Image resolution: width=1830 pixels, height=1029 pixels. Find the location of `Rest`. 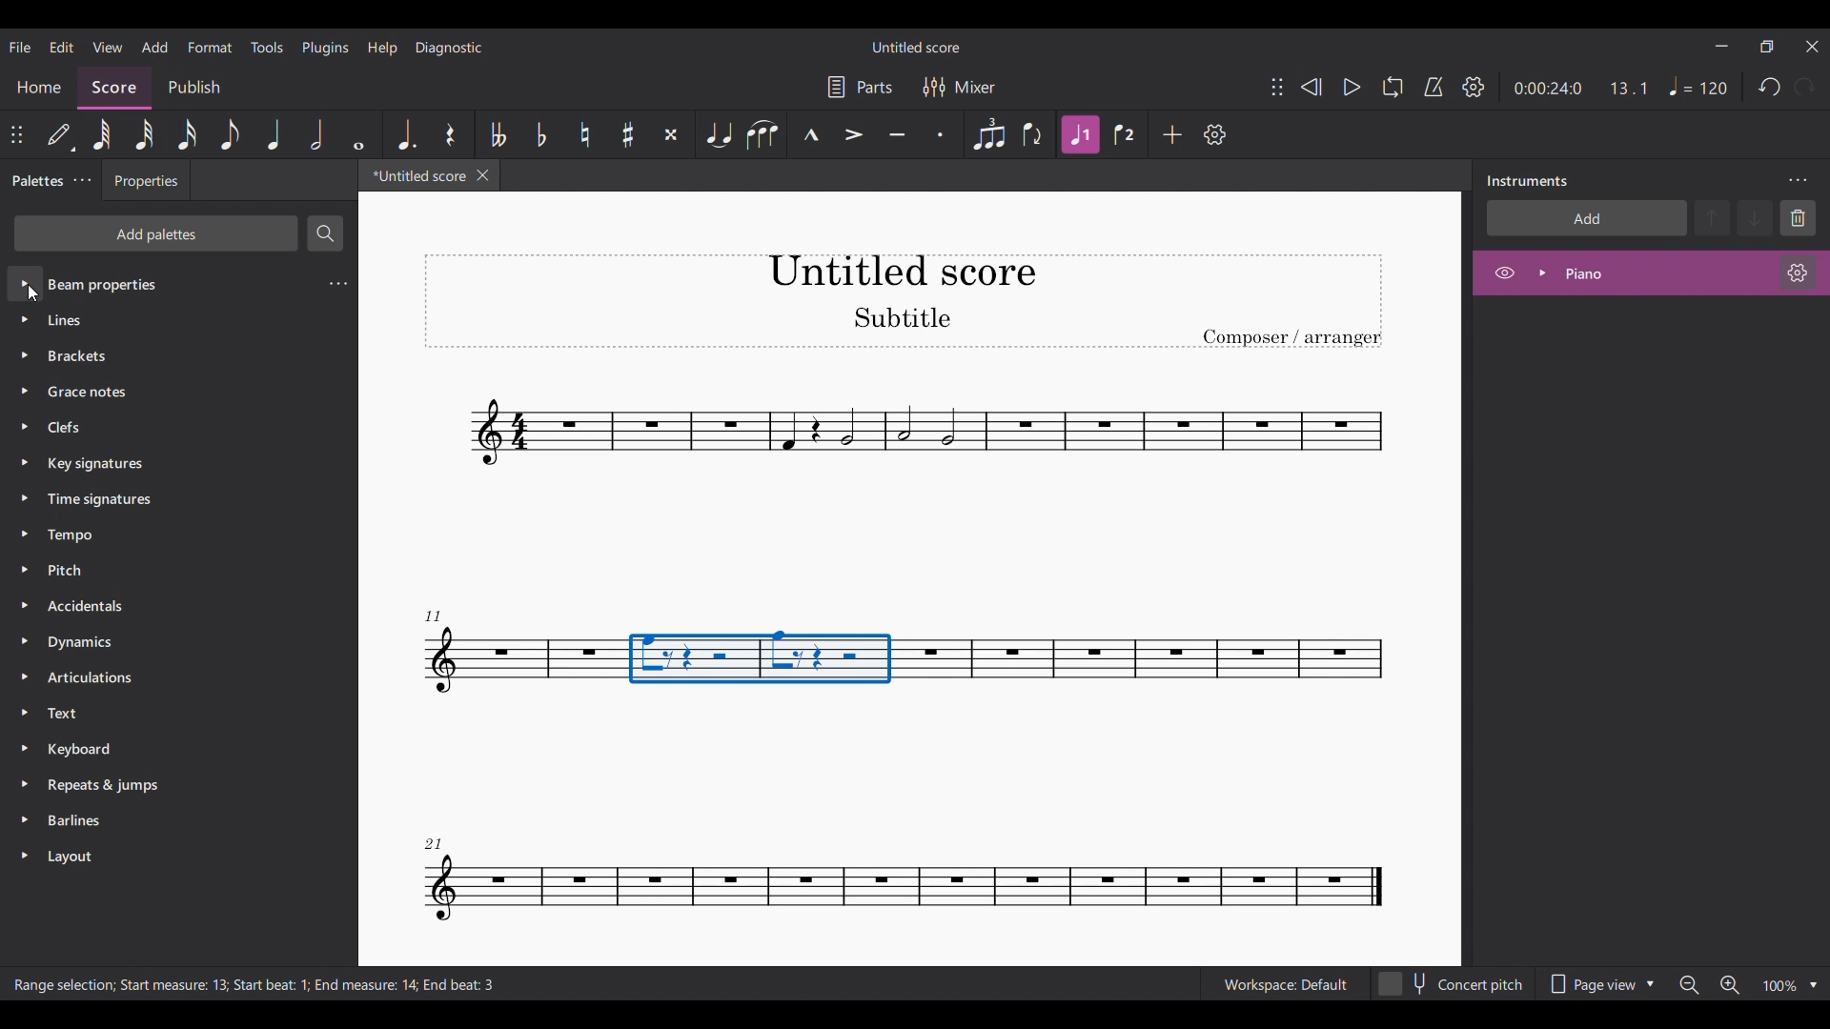

Rest is located at coordinates (450, 134).